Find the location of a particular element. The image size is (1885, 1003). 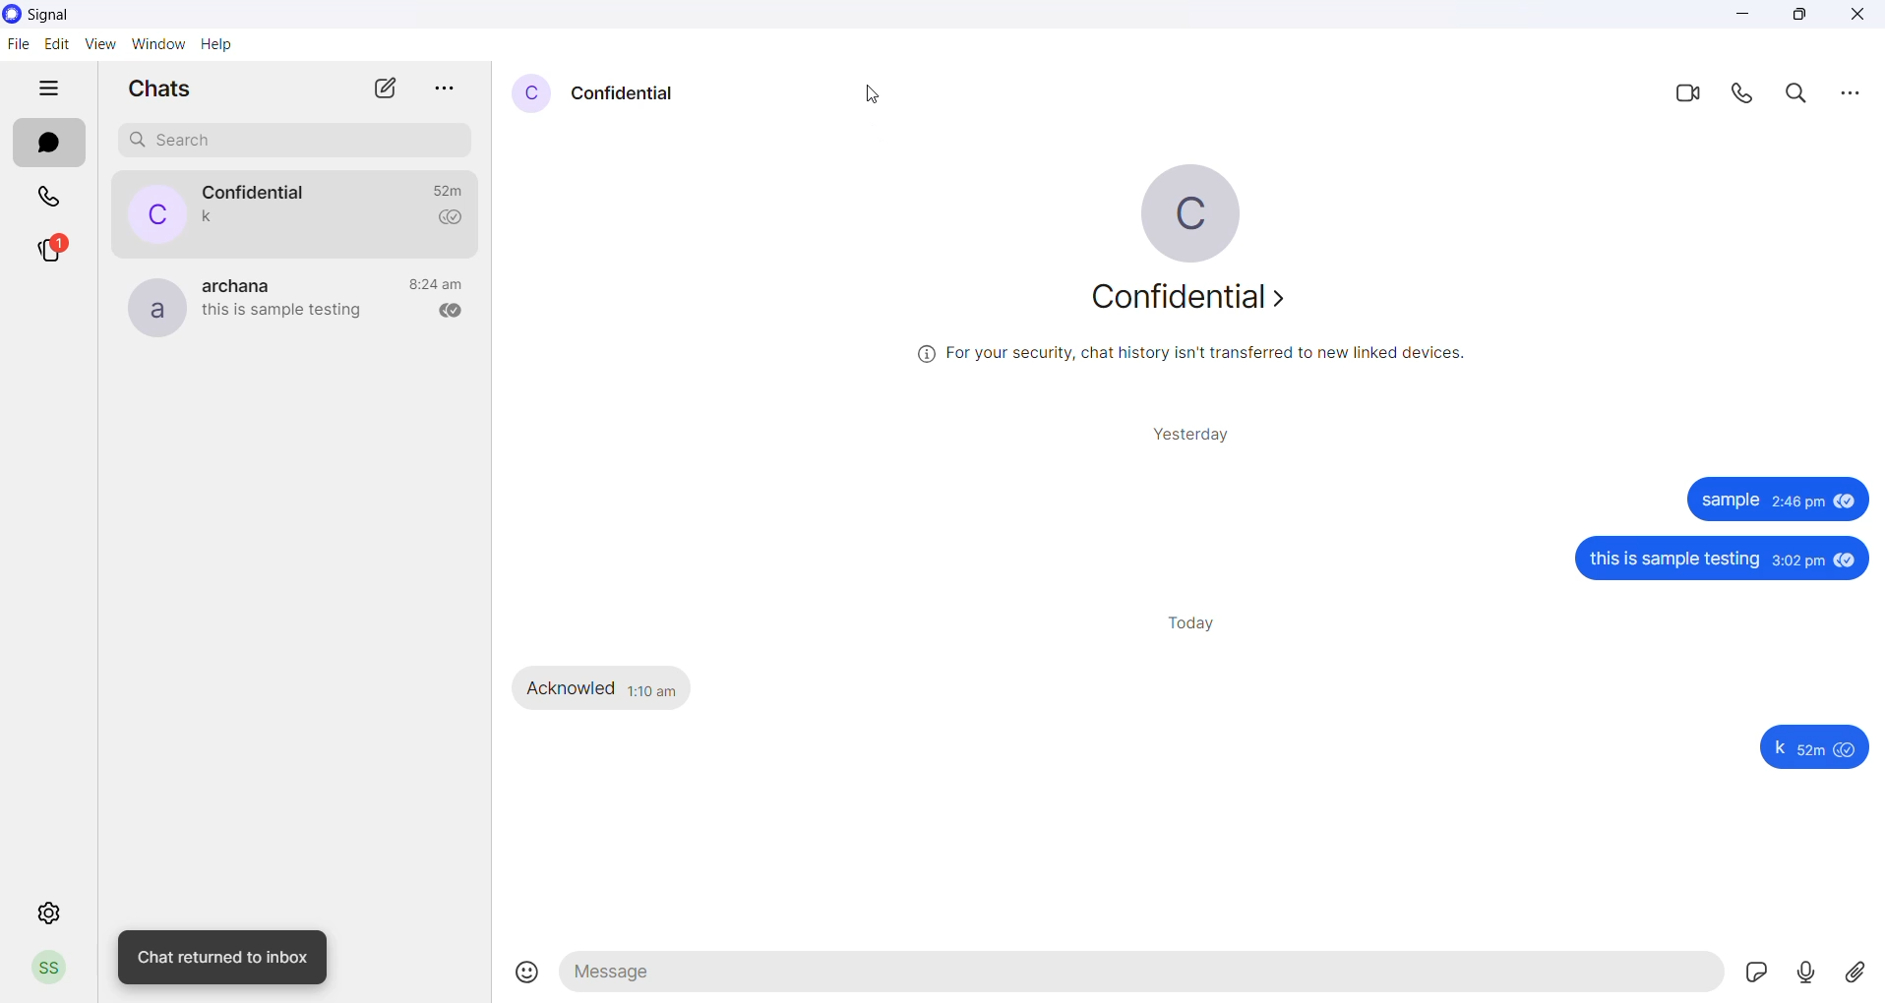

file is located at coordinates (18, 45).